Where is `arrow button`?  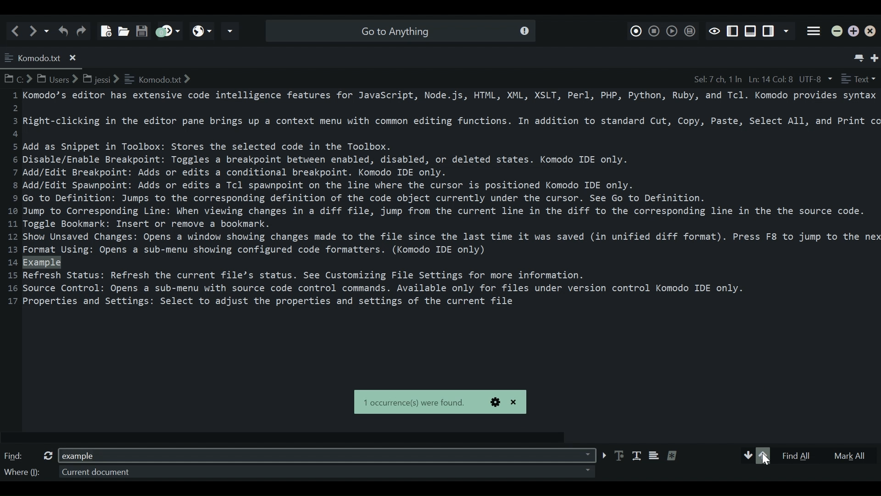
arrow button is located at coordinates (603, 456).